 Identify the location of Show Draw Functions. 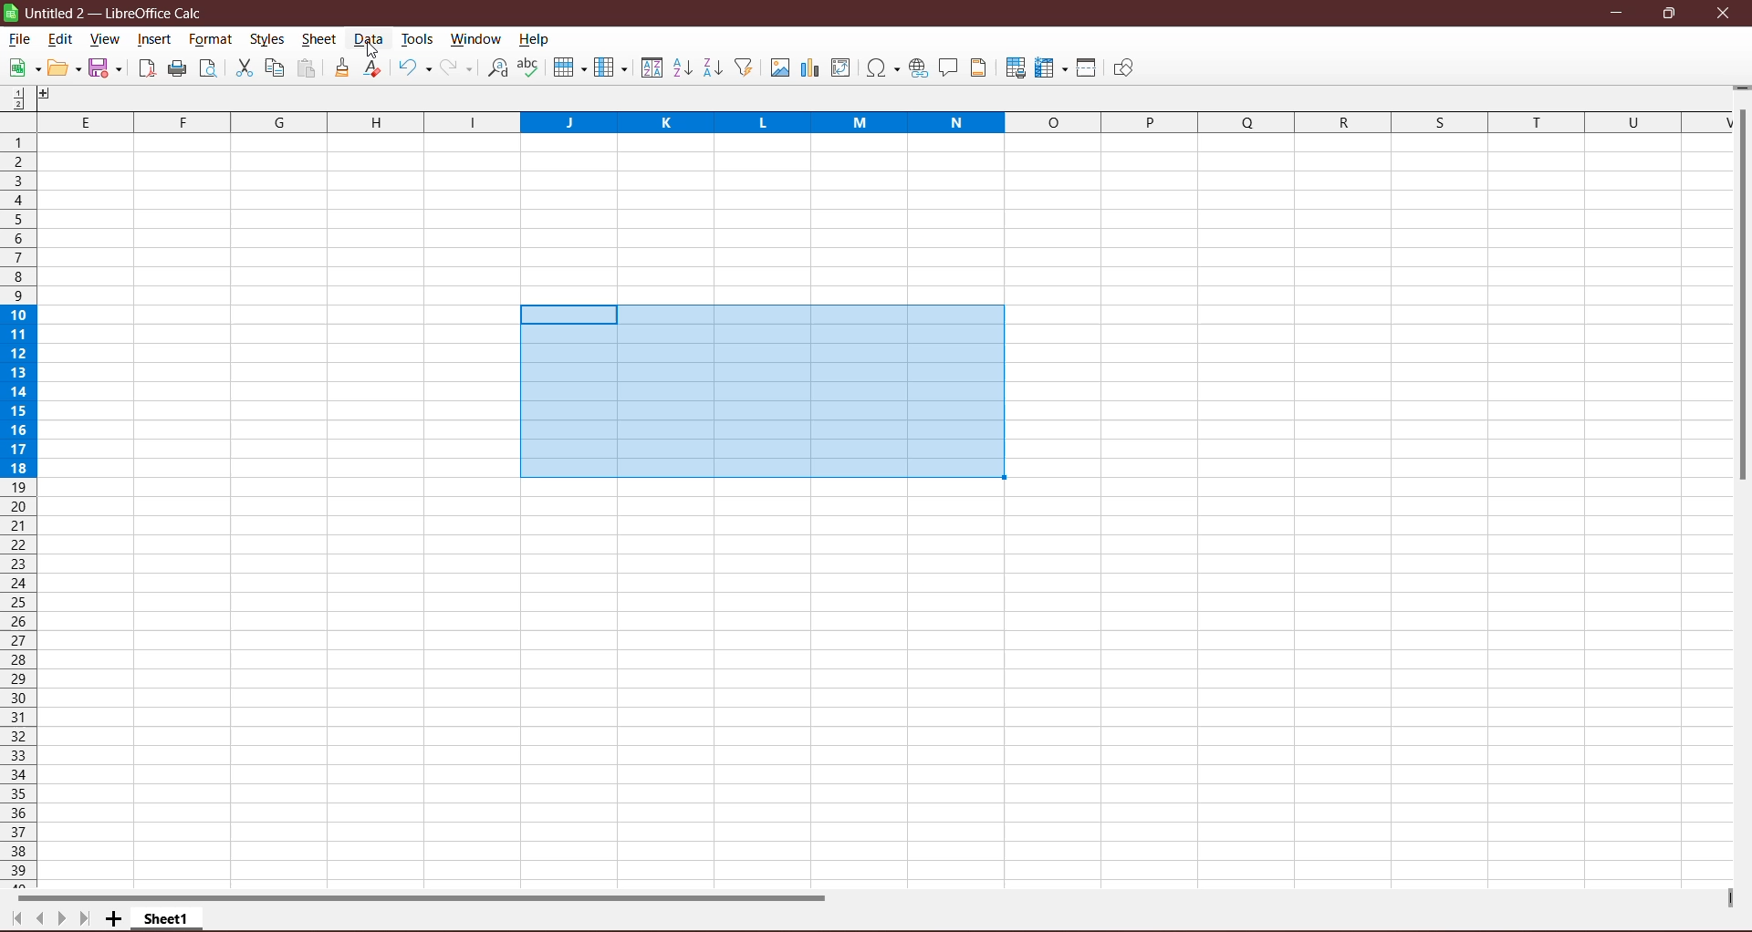
(1123, 68).